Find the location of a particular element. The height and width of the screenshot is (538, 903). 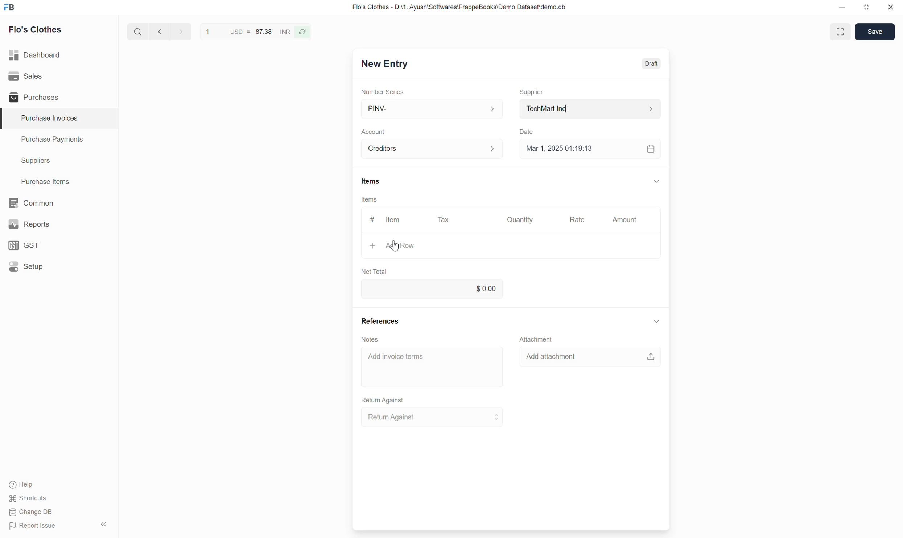

expand is located at coordinates (655, 322).